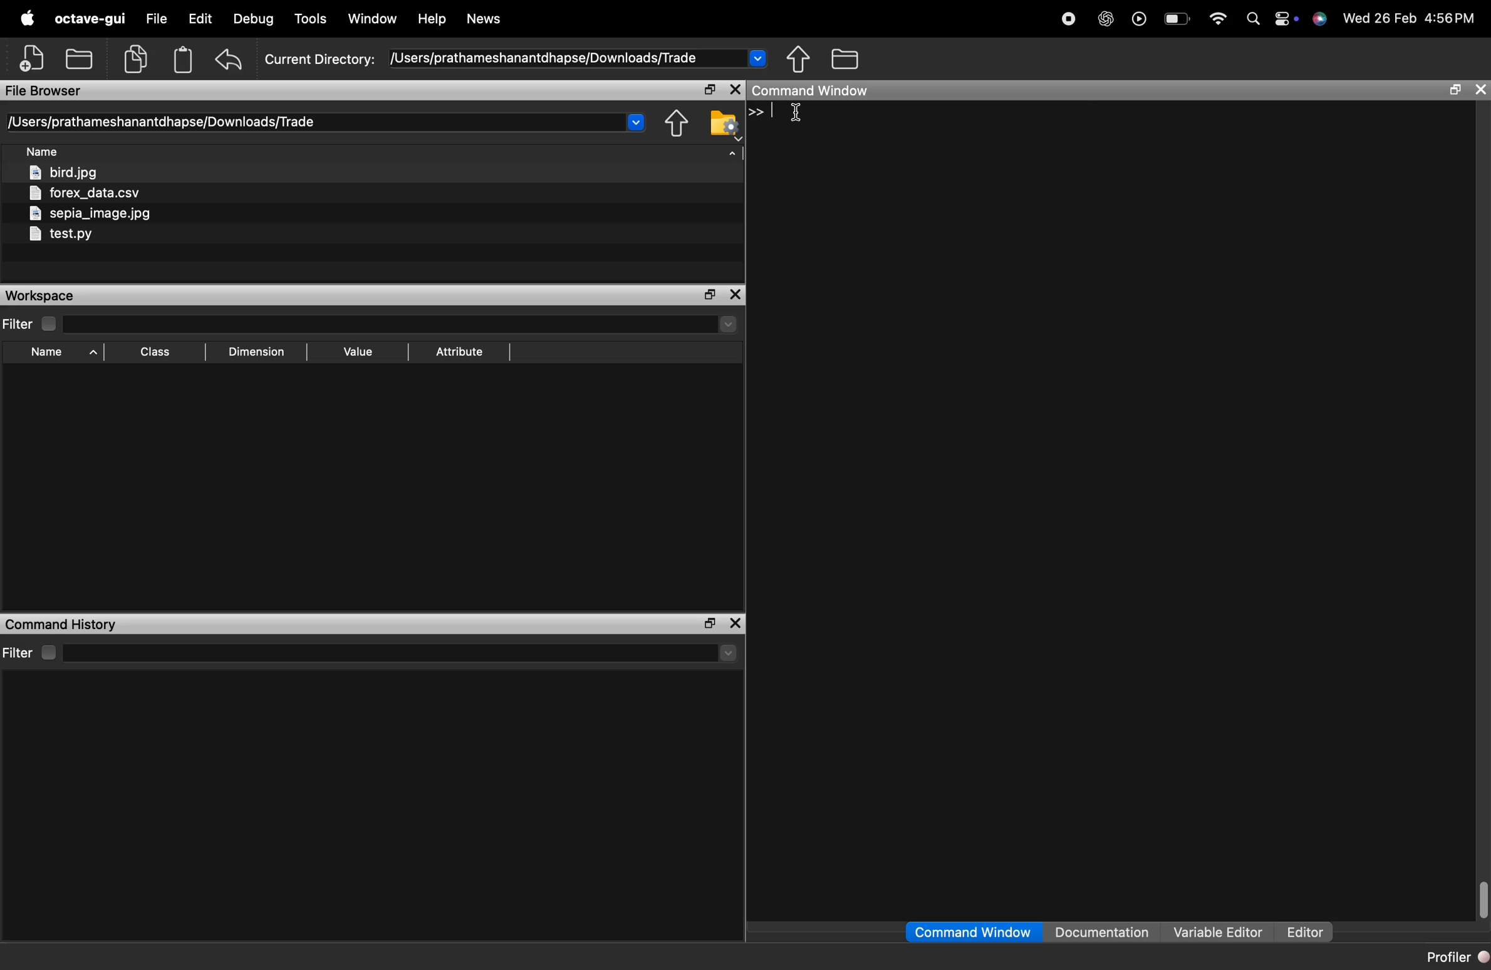 The image size is (1491, 970). Describe the element at coordinates (1410, 18) in the screenshot. I see `Wed 26 Feb 4:56PM` at that location.